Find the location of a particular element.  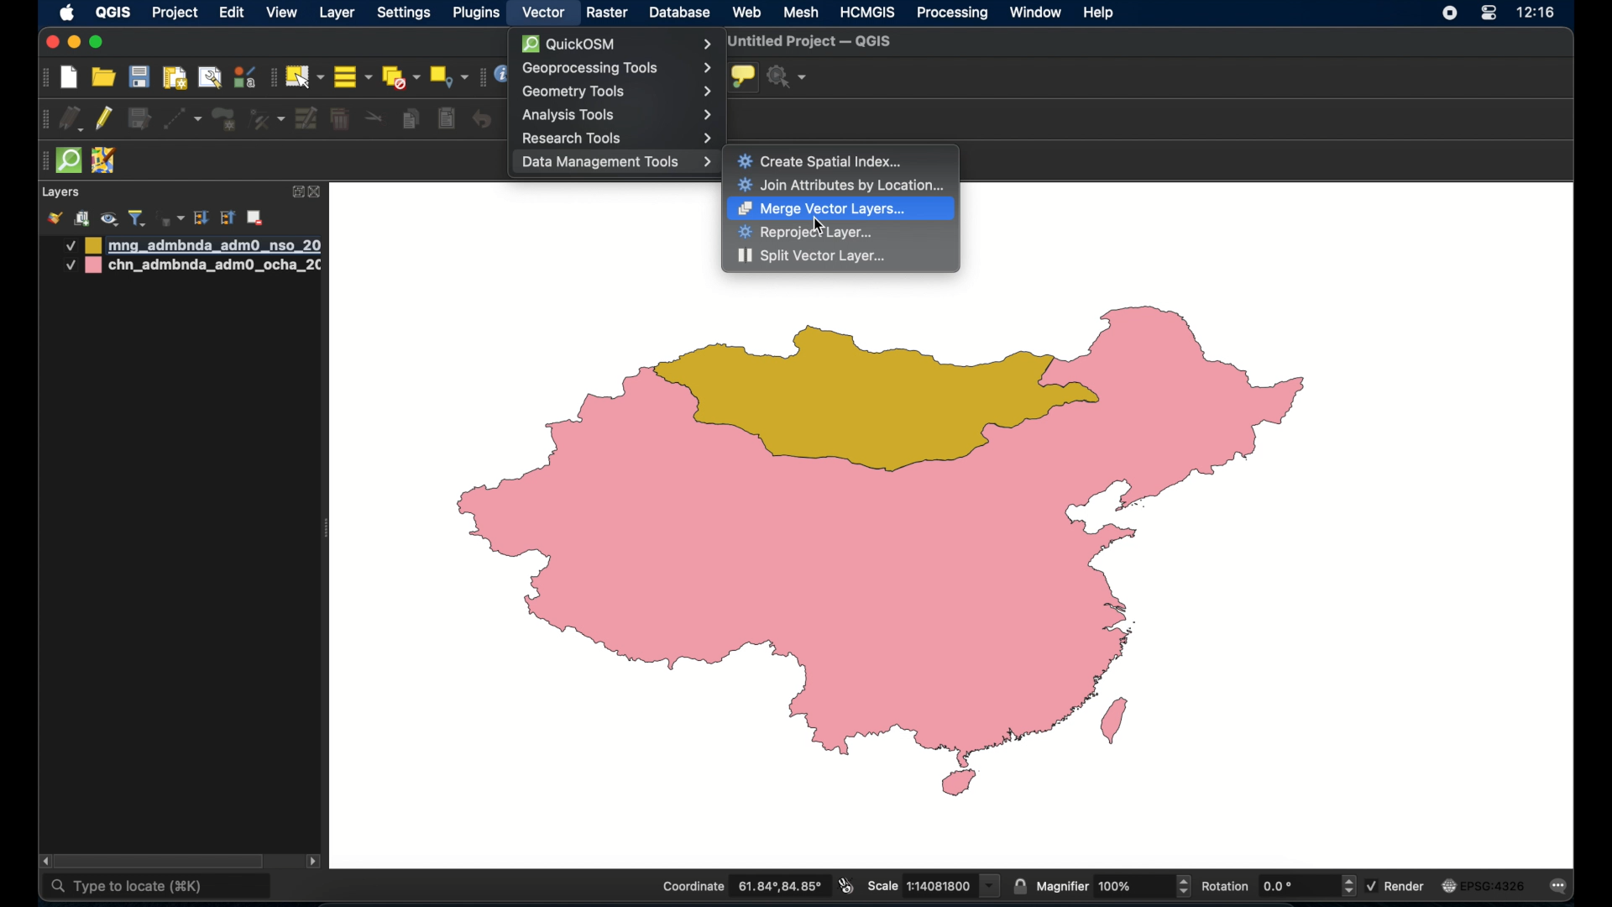

manage map theme is located at coordinates (108, 219).